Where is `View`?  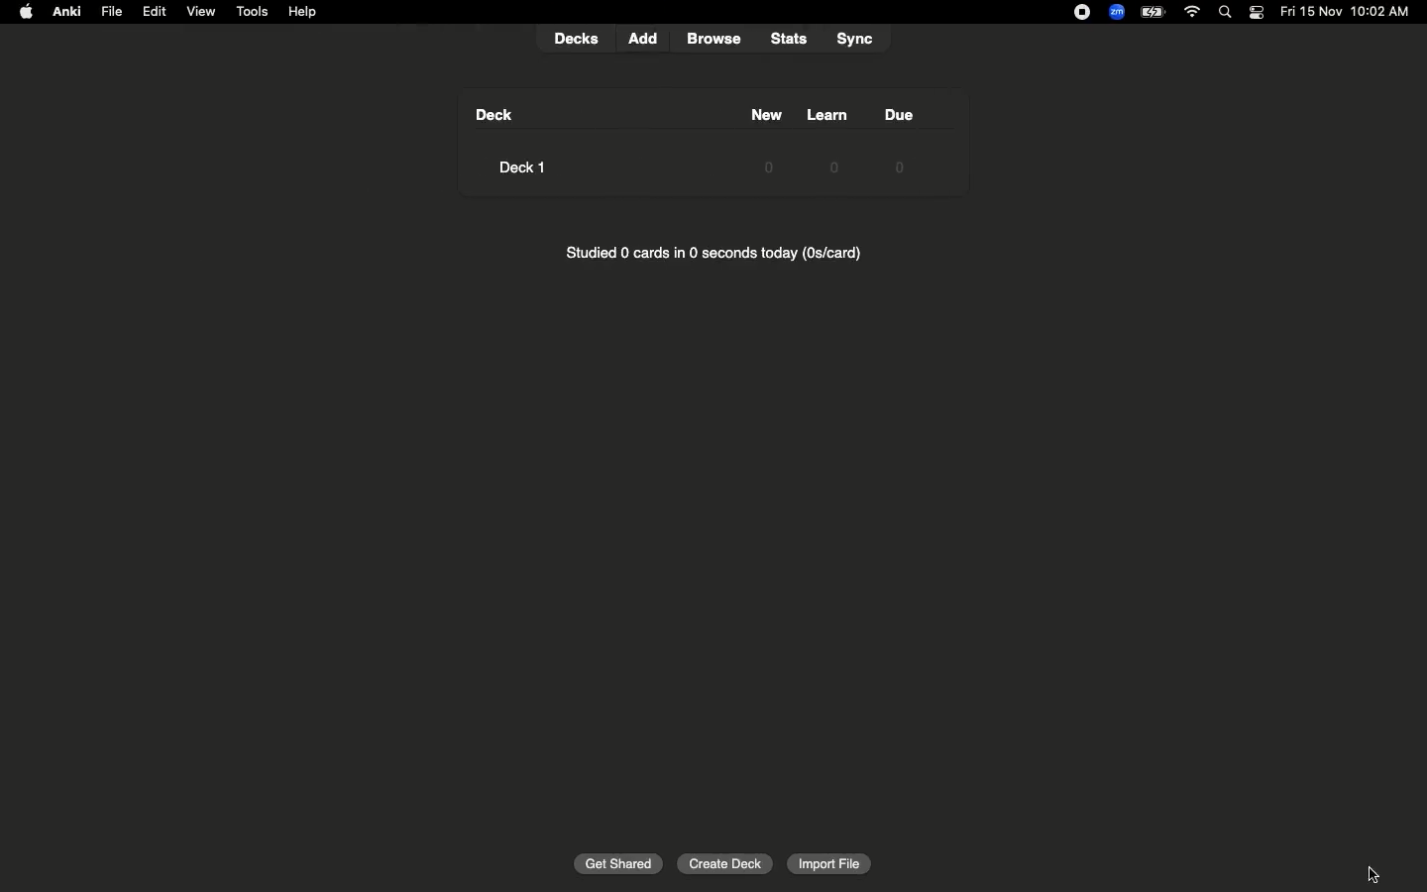 View is located at coordinates (203, 10).